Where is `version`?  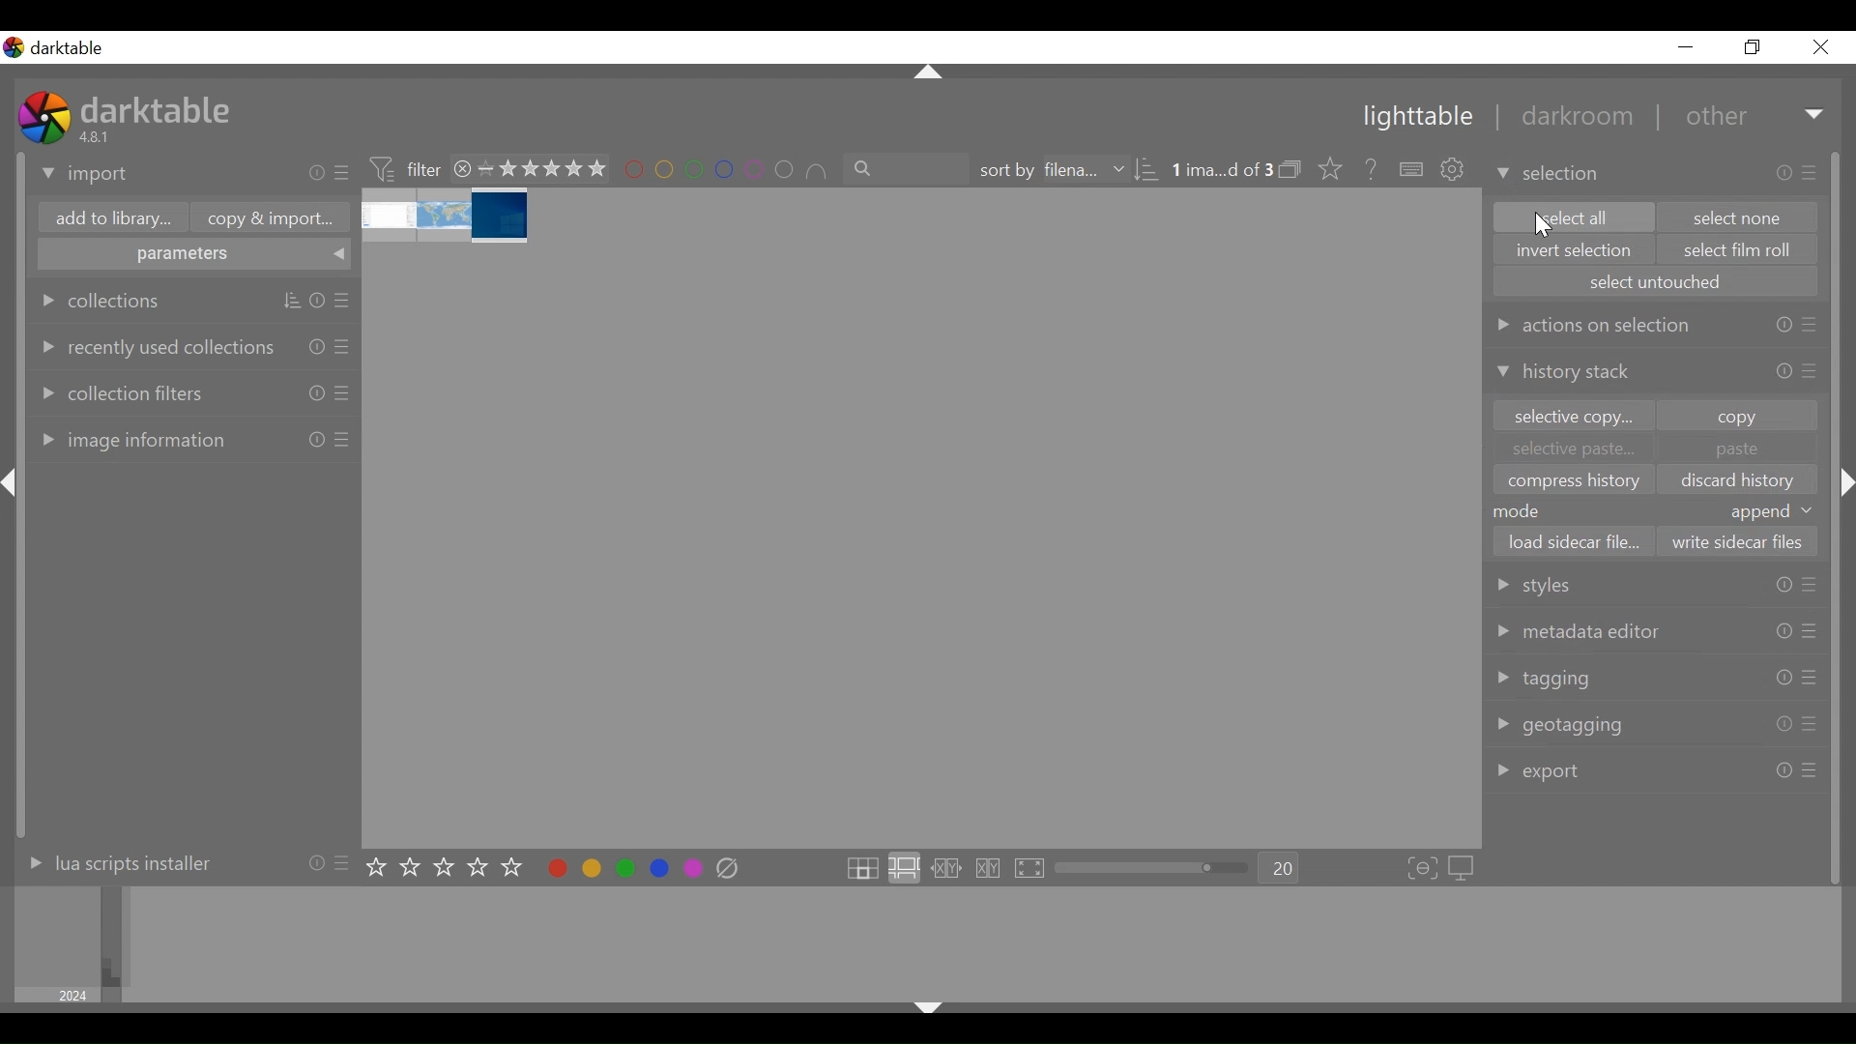 version is located at coordinates (98, 136).